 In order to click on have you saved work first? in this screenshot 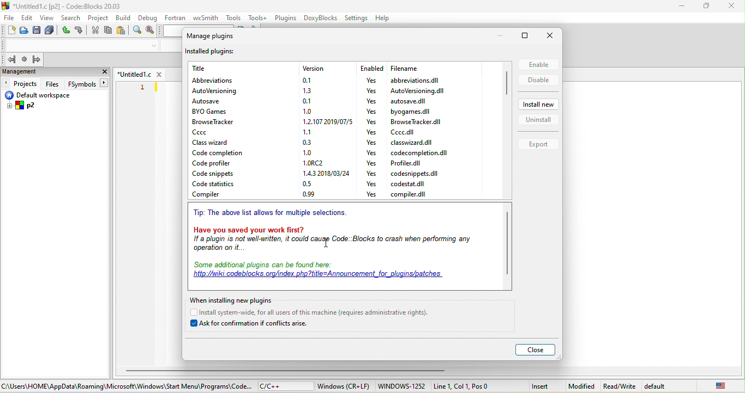, I will do `click(338, 231)`.